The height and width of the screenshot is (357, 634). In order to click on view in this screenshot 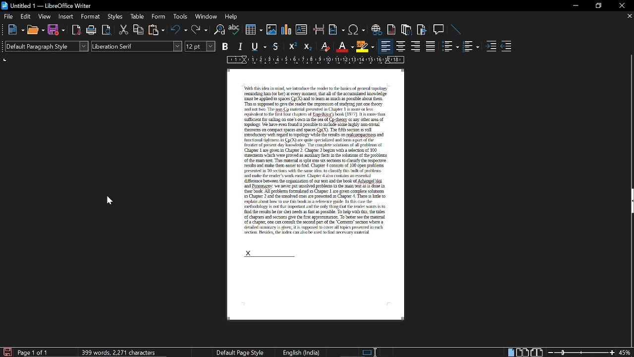, I will do `click(45, 16)`.